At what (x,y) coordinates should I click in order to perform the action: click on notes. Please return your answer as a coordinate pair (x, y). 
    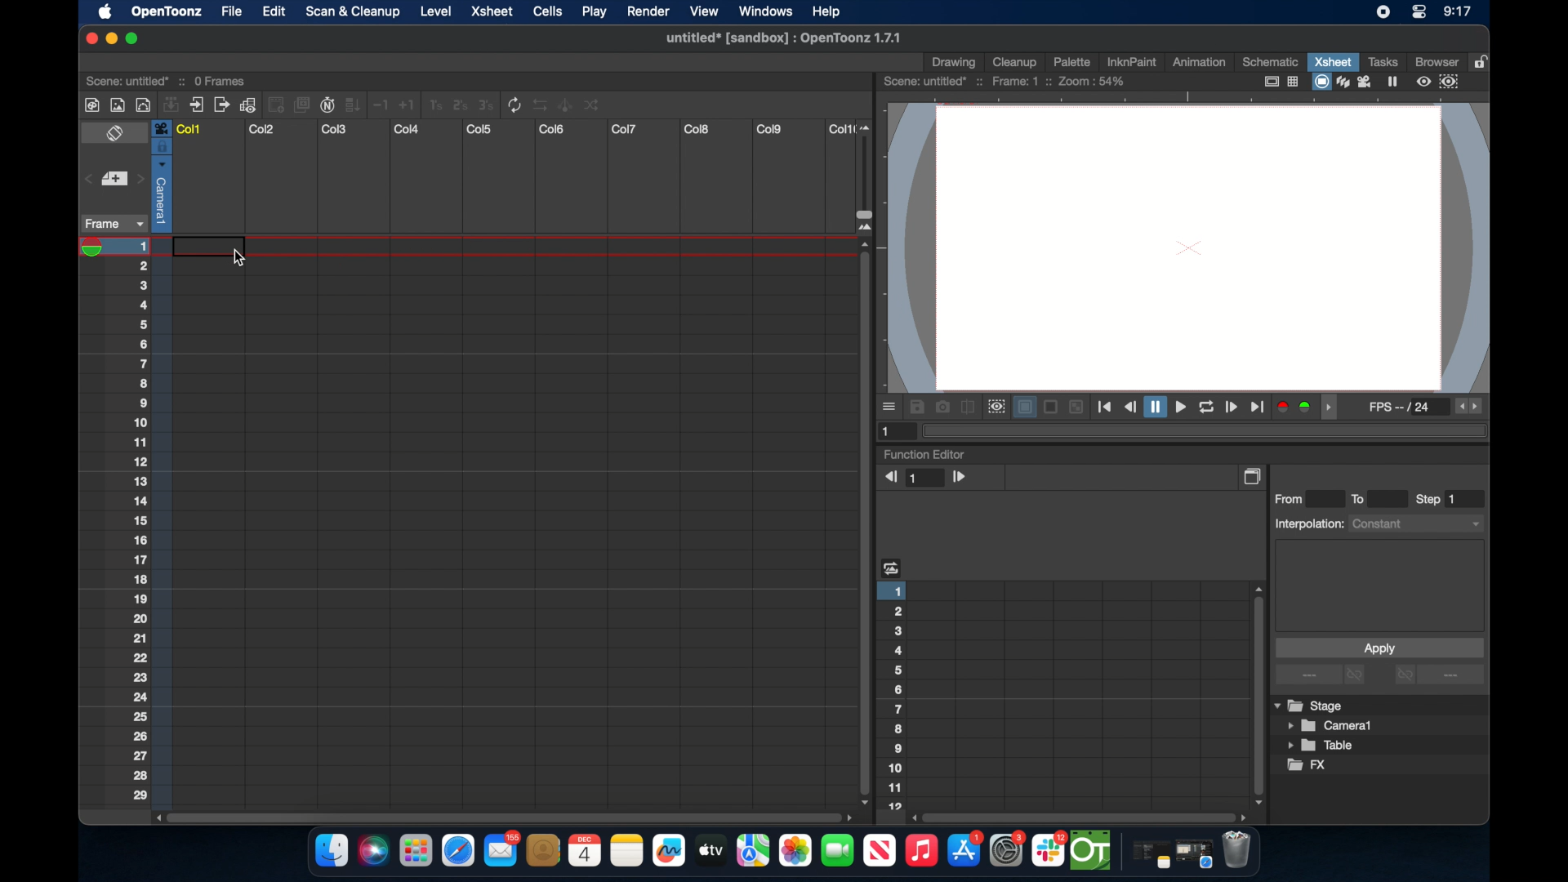
    Looking at the image, I should click on (1147, 856).